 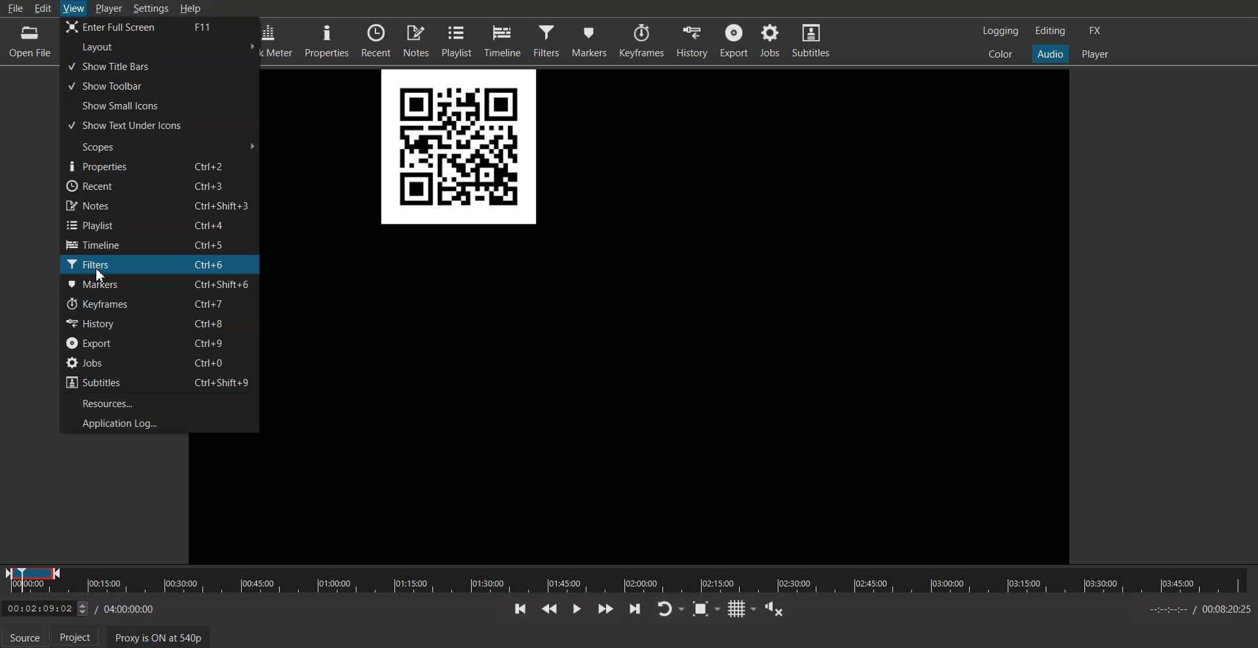 I want to click on Show the volume control, so click(x=776, y=608).